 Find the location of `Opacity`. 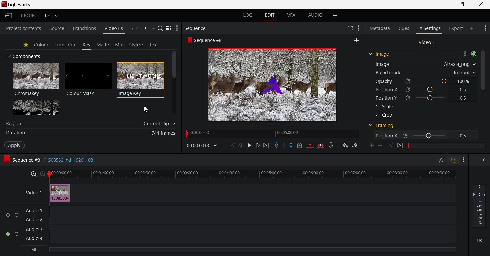

Opacity is located at coordinates (384, 81).